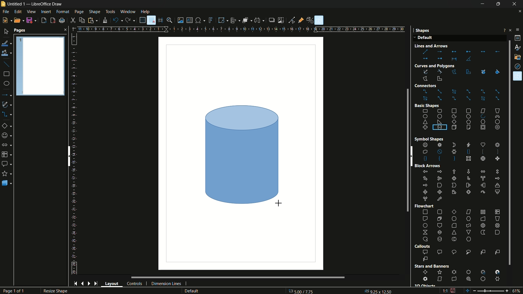 The height and width of the screenshot is (294, 523). I want to click on fill color, so click(6, 53).